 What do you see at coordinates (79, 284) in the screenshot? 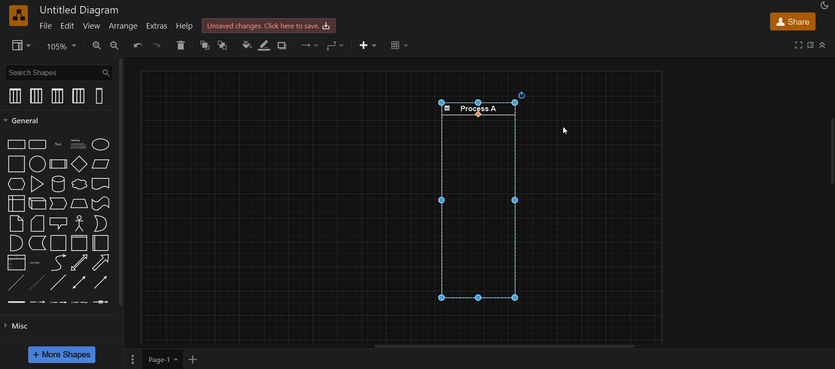
I see `bidirectional connector` at bounding box center [79, 284].